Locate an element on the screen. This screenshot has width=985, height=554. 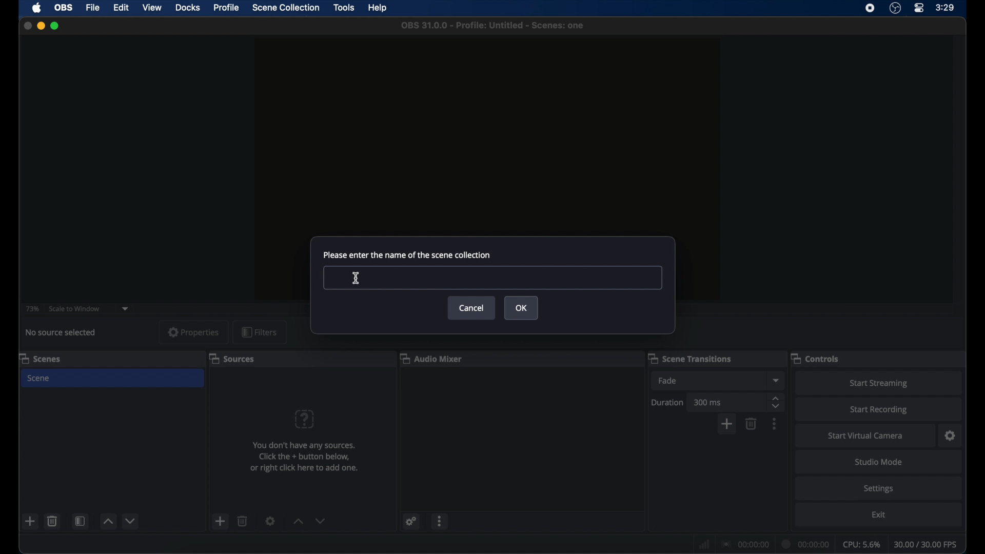
add is located at coordinates (726, 425).